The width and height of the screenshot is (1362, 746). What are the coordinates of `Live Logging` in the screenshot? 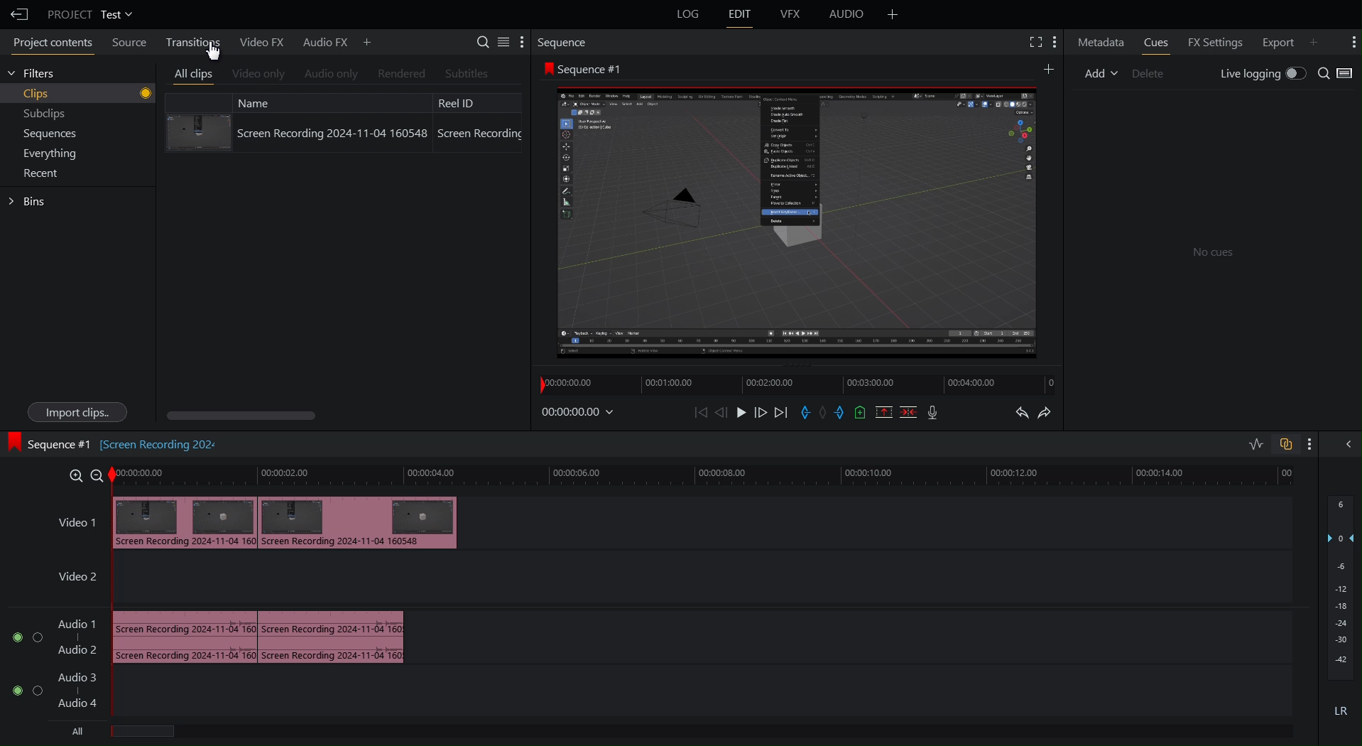 It's located at (1260, 74).